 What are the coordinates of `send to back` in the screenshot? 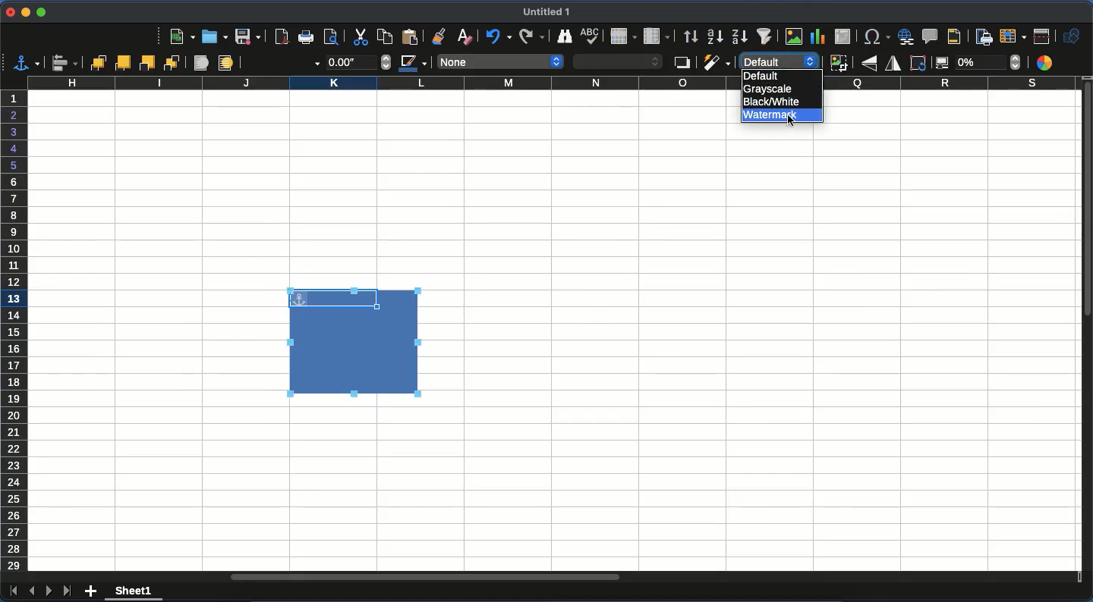 It's located at (173, 63).